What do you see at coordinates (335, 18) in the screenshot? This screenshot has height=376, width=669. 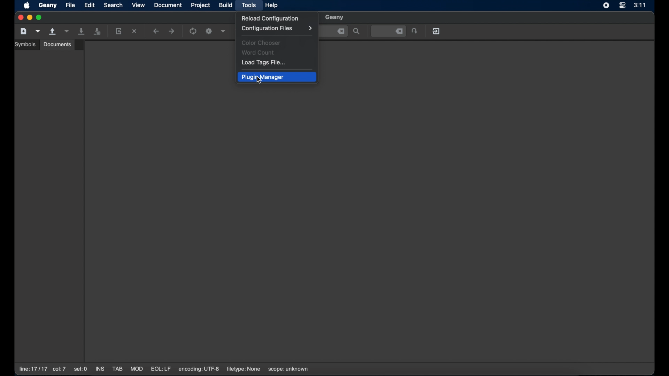 I see `geany` at bounding box center [335, 18].